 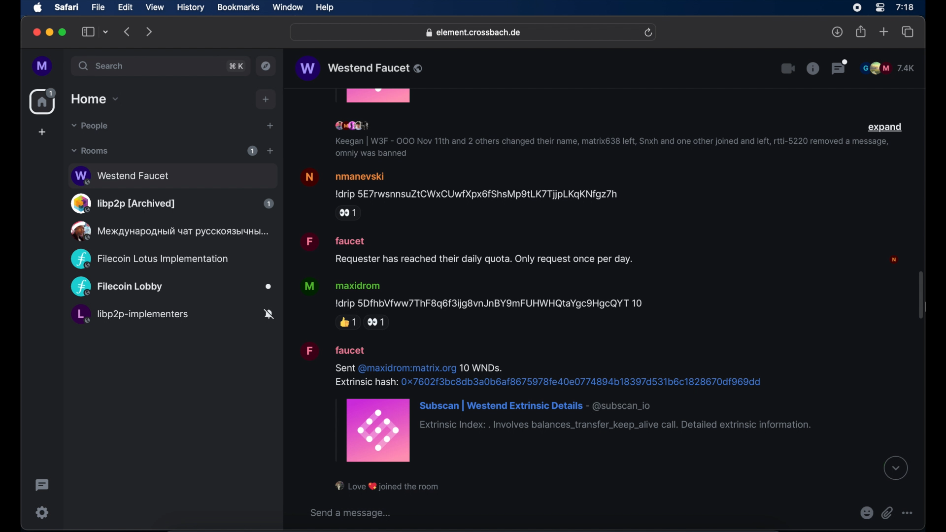 I want to click on public room, so click(x=149, y=259).